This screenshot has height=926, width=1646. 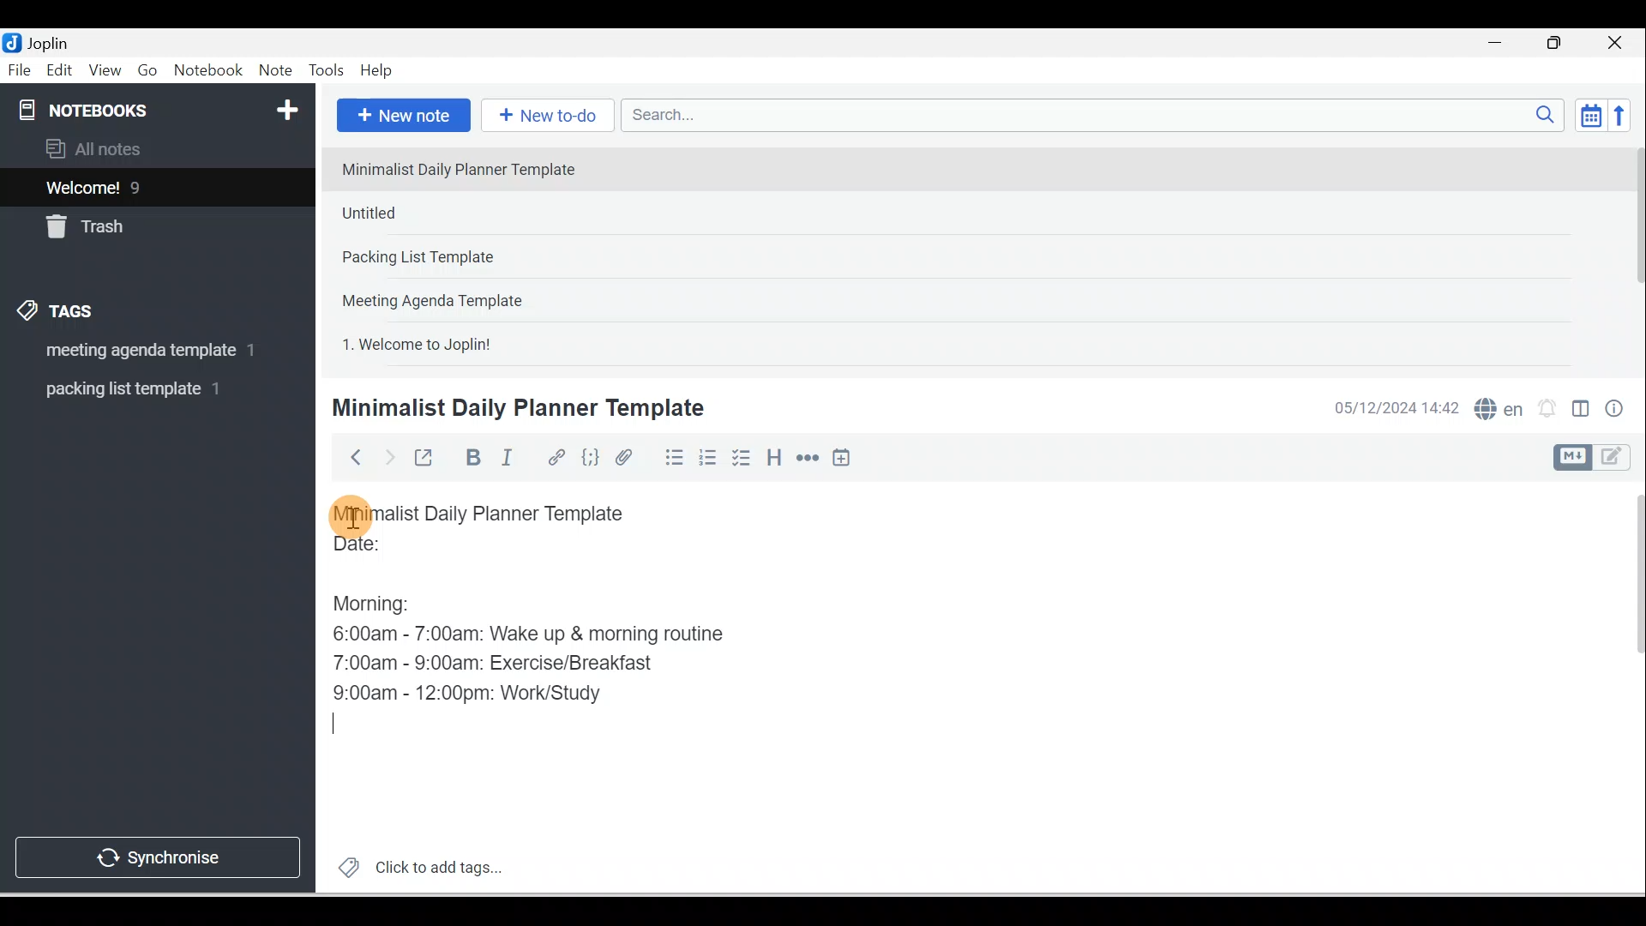 I want to click on Note 4, so click(x=456, y=297).